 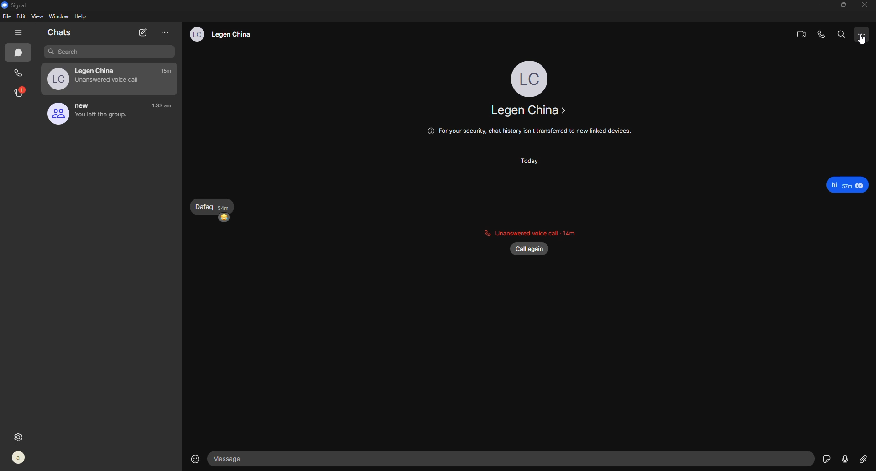 I want to click on chats, so click(x=20, y=54).